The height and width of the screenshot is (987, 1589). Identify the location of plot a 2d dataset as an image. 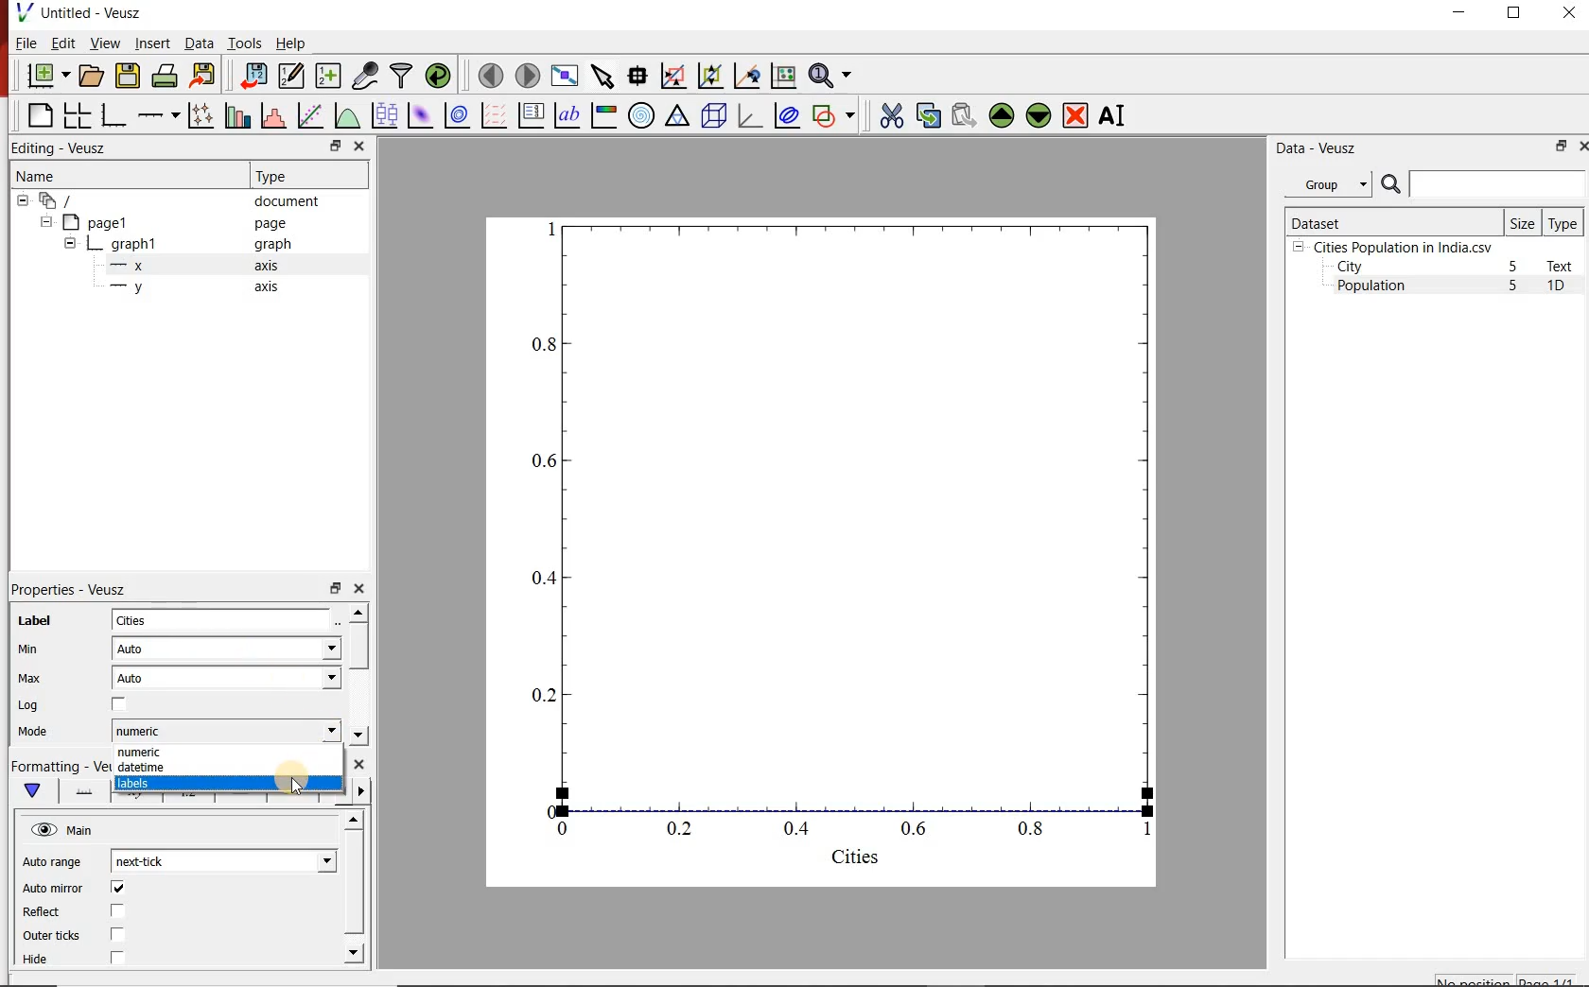
(418, 113).